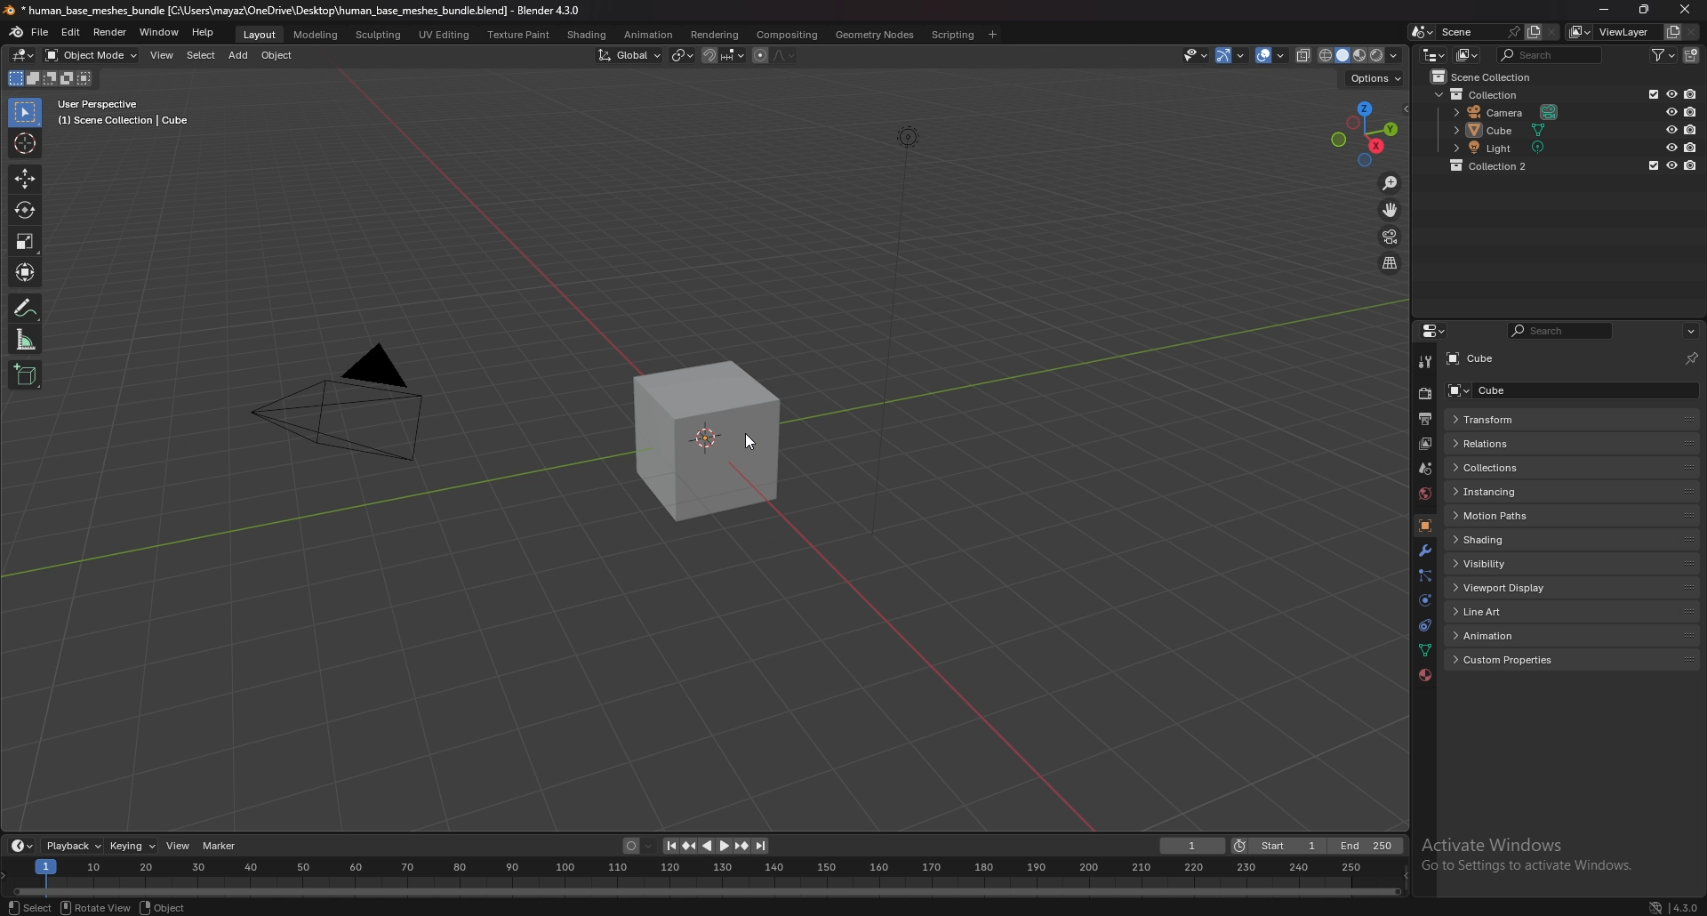 This screenshot has width=1707, height=916. Describe the element at coordinates (28, 270) in the screenshot. I see `transform` at that location.